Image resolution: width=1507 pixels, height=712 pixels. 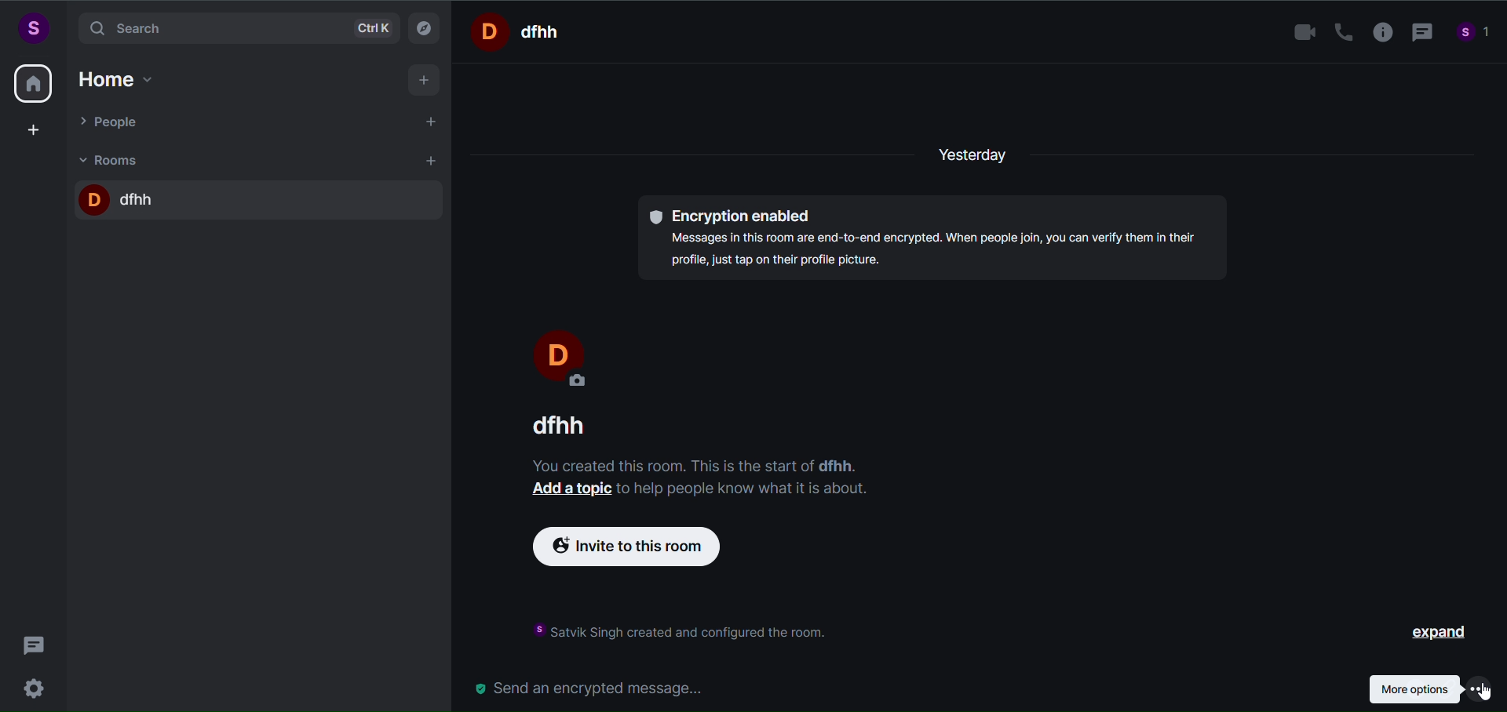 What do you see at coordinates (34, 129) in the screenshot?
I see `create space` at bounding box center [34, 129].